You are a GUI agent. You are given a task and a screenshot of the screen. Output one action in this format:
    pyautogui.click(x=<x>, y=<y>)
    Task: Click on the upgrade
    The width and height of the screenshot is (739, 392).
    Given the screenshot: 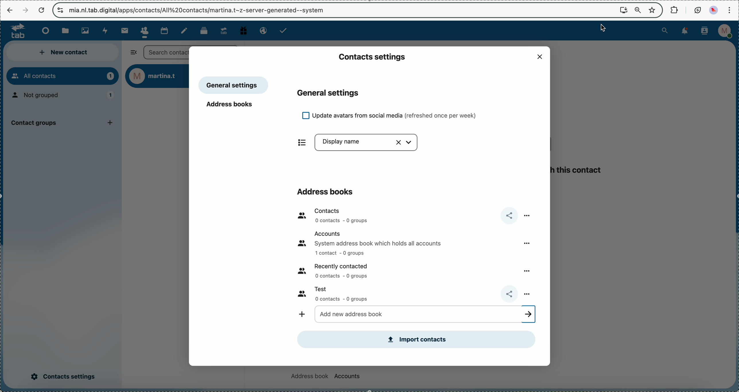 What is the action you would take?
    pyautogui.click(x=223, y=30)
    